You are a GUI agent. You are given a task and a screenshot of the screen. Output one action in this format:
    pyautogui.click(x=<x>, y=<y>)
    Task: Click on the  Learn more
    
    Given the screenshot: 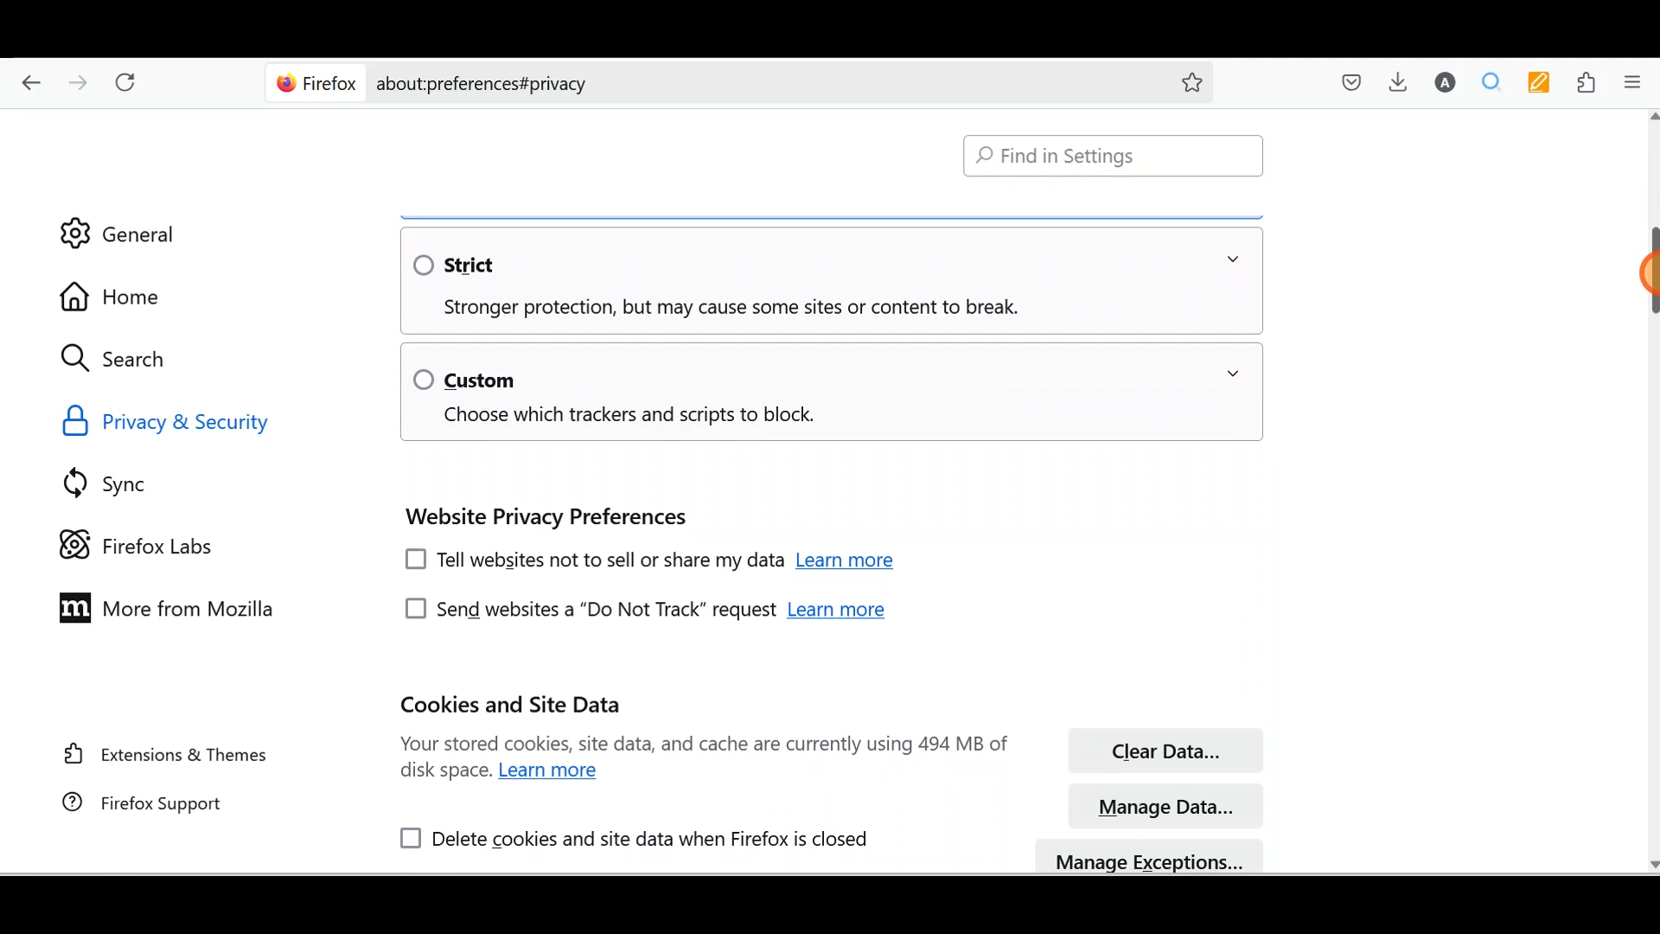 What is the action you would take?
    pyautogui.click(x=553, y=771)
    